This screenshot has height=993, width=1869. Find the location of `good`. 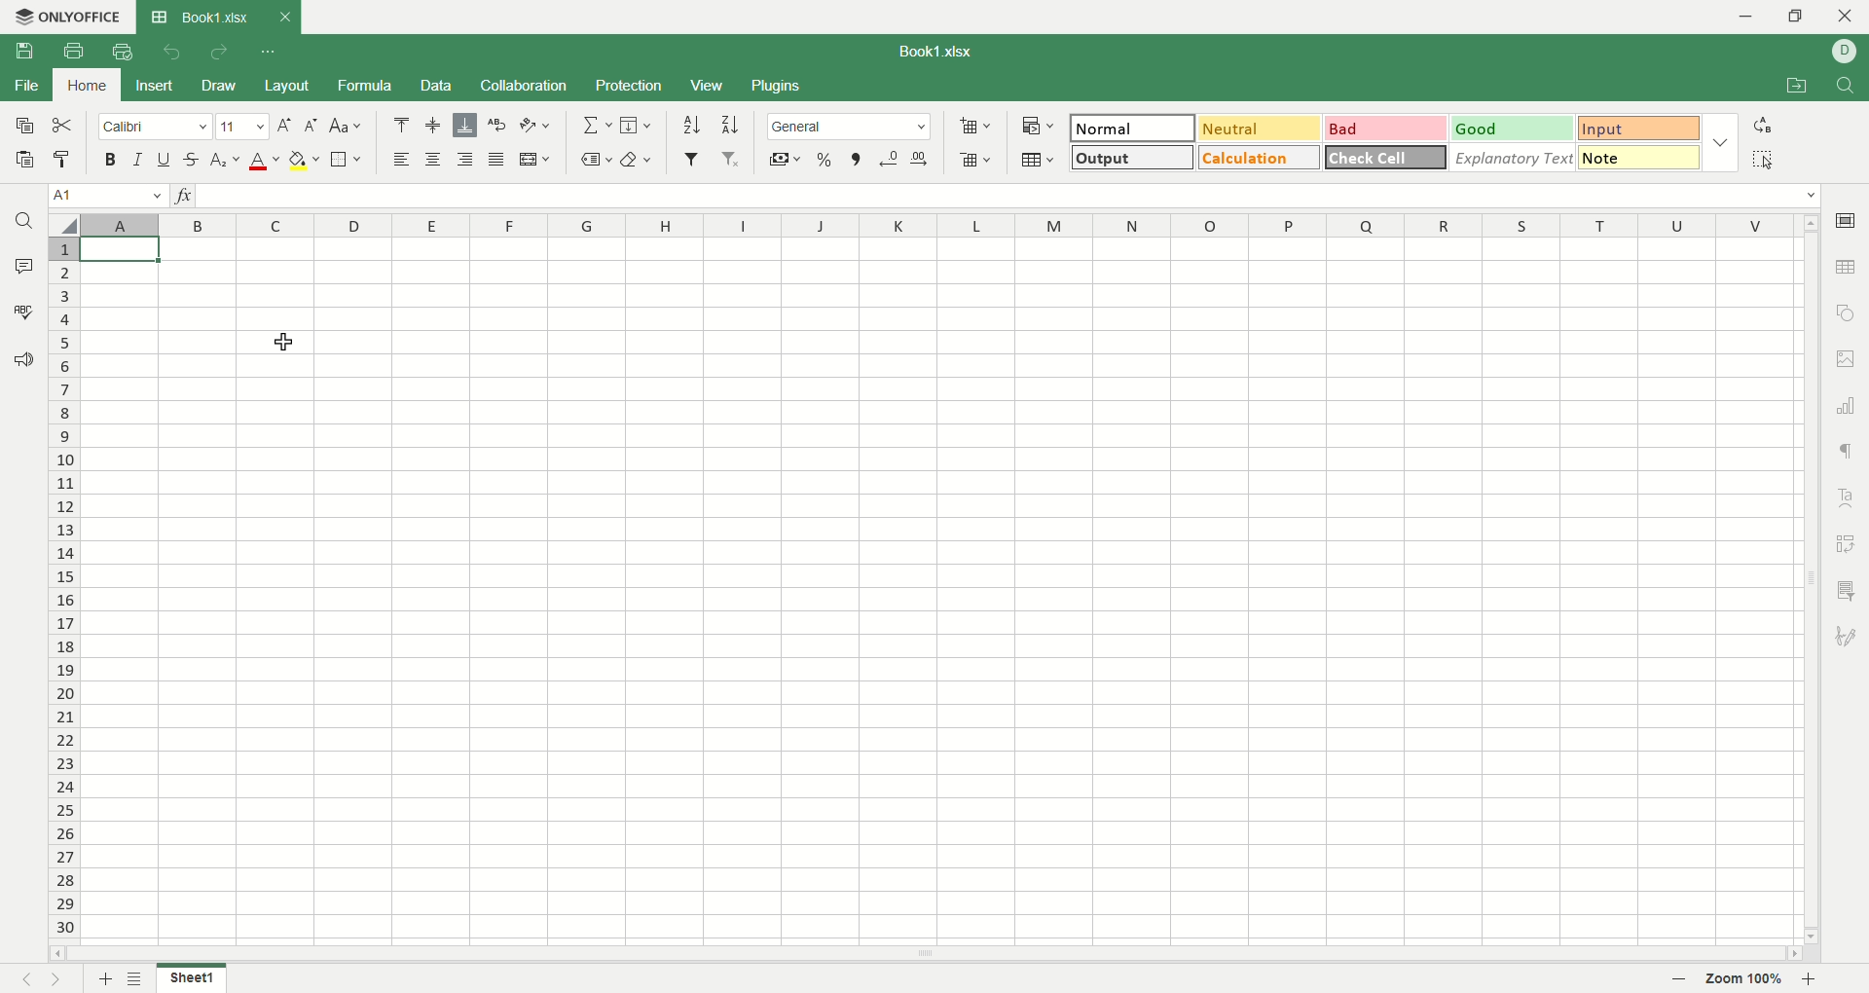

good is located at coordinates (1508, 128).